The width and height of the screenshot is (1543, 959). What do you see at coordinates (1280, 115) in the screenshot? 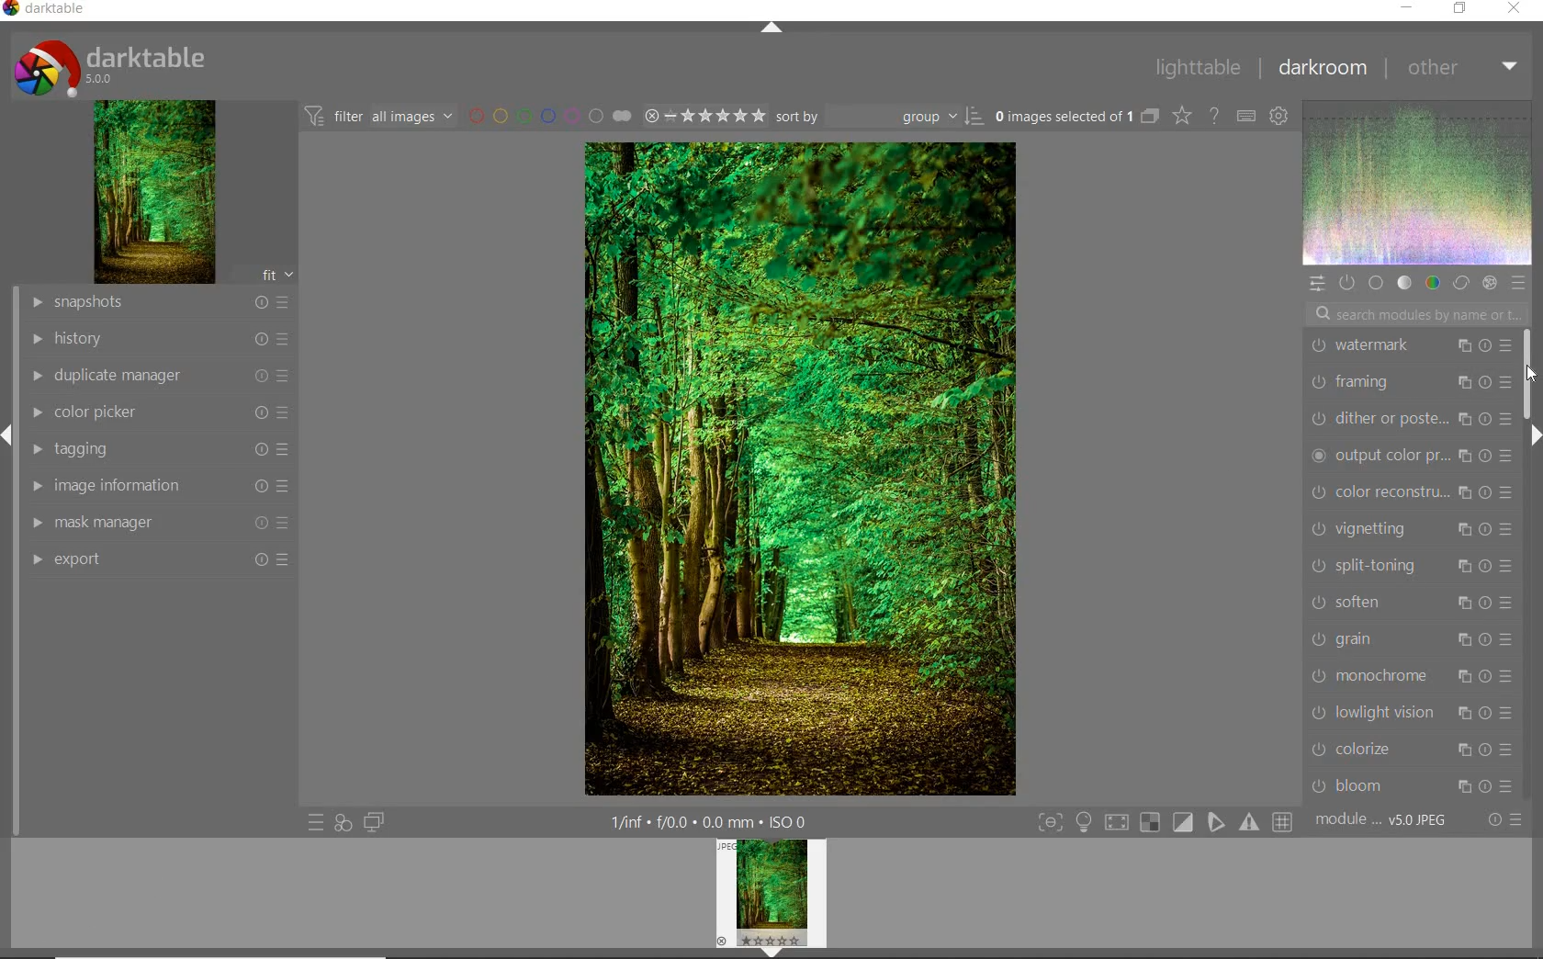
I see `SHOW GLOBAL PREFERENCE` at bounding box center [1280, 115].